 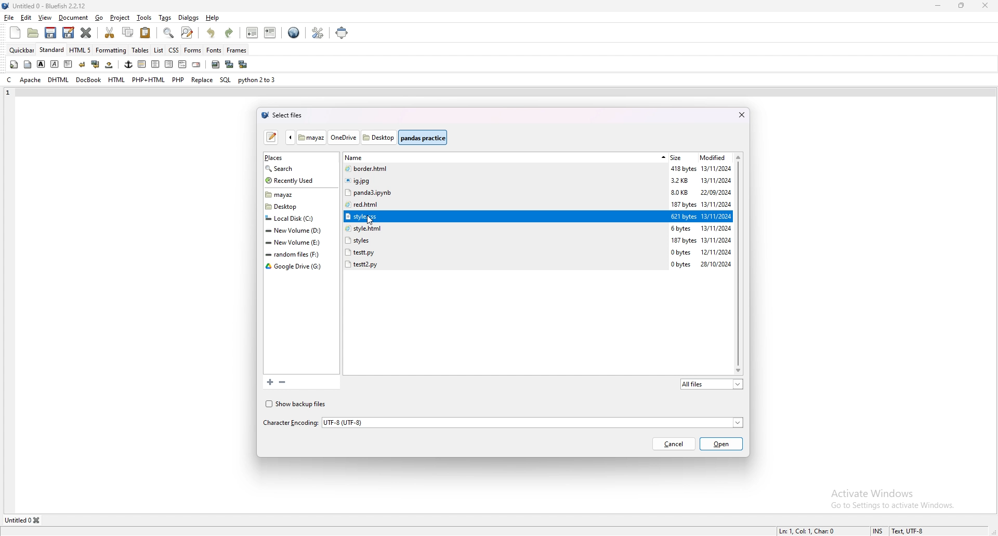 I want to click on italic, so click(x=55, y=64).